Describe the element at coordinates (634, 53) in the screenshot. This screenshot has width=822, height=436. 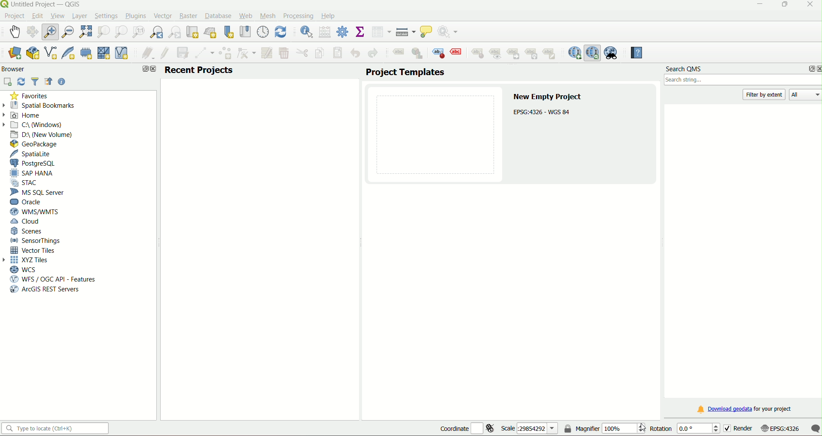
I see `help` at that location.